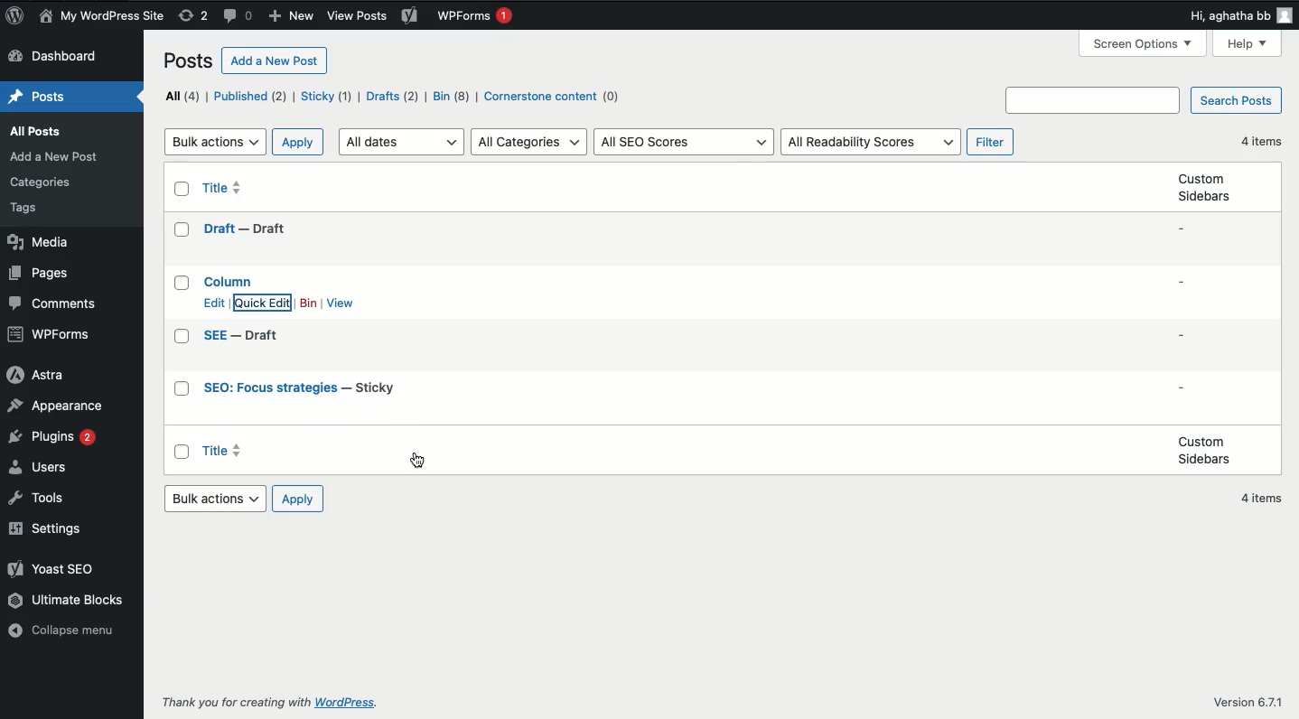  I want to click on draft -- draft, so click(244, 229).